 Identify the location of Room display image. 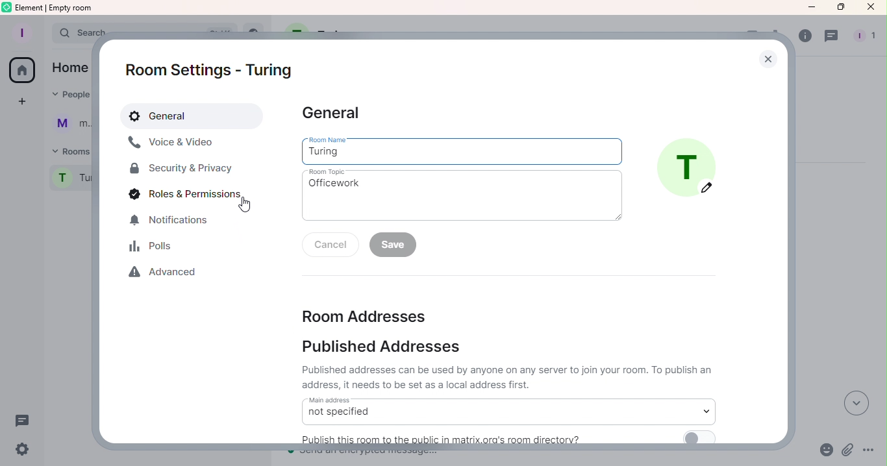
(688, 167).